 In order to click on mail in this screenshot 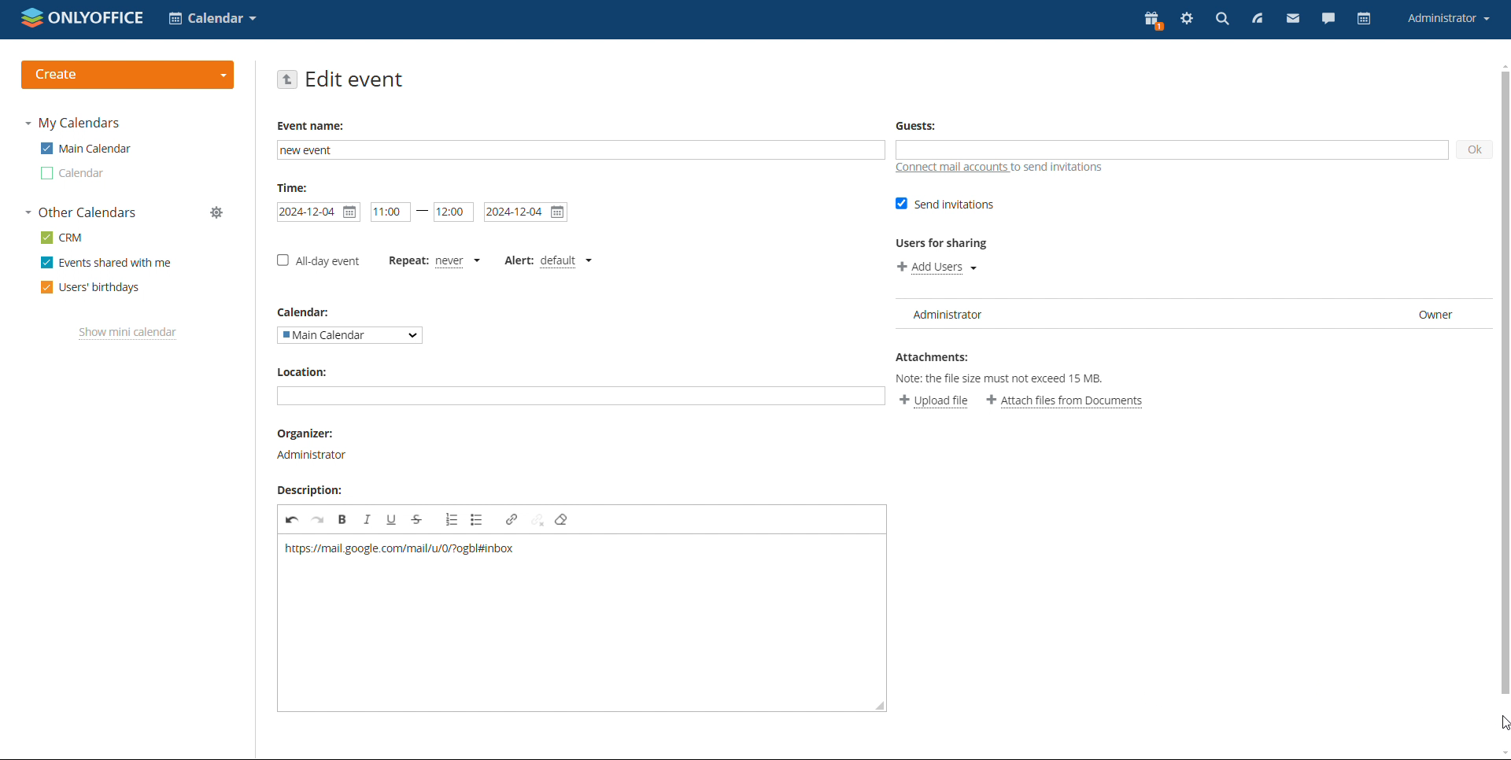, I will do `click(1292, 20)`.